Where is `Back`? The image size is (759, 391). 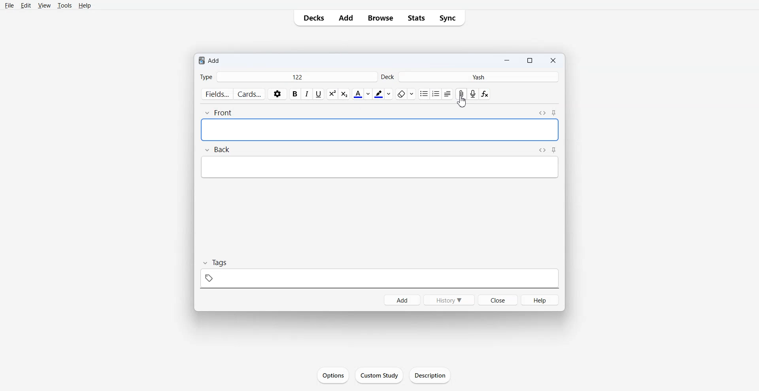 Back is located at coordinates (217, 149).